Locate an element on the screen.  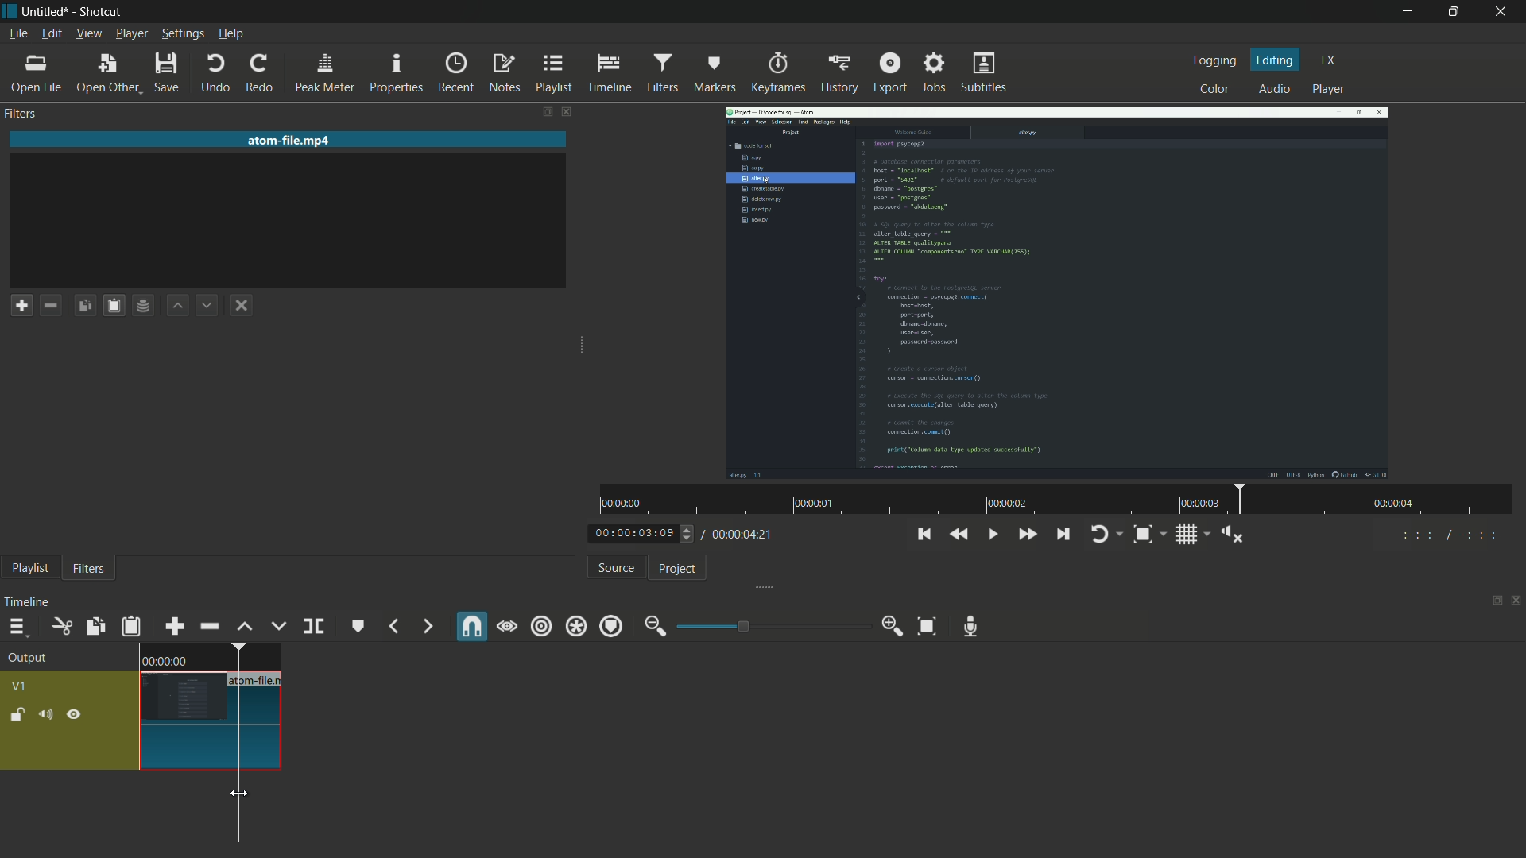
undo is located at coordinates (216, 72).